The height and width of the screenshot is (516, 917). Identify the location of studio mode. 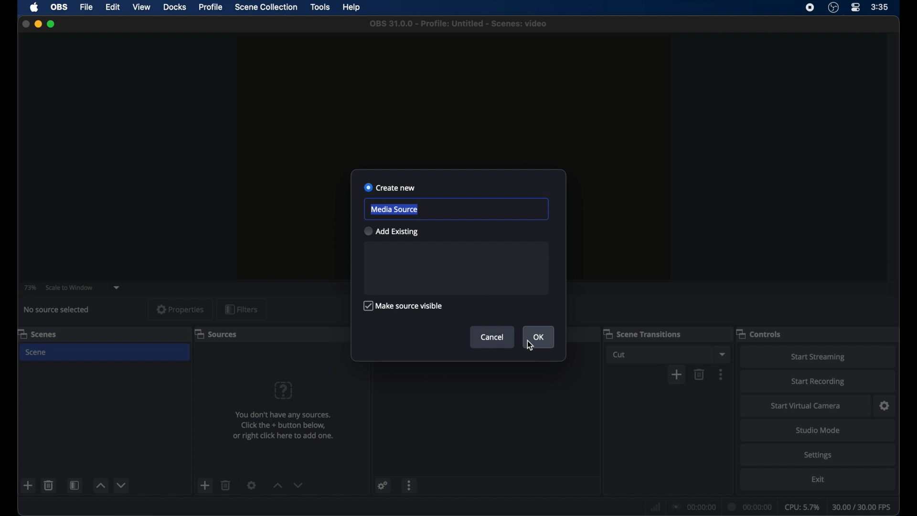
(819, 430).